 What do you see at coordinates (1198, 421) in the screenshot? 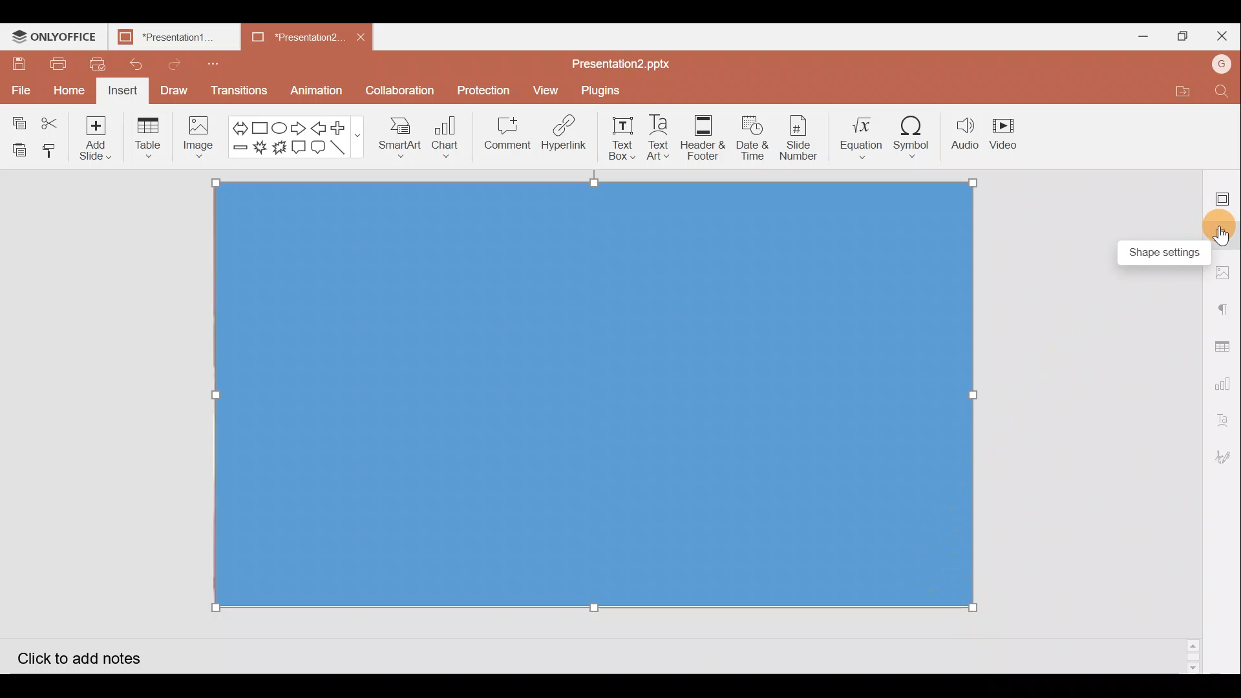
I see `Scroll bar` at bounding box center [1198, 421].